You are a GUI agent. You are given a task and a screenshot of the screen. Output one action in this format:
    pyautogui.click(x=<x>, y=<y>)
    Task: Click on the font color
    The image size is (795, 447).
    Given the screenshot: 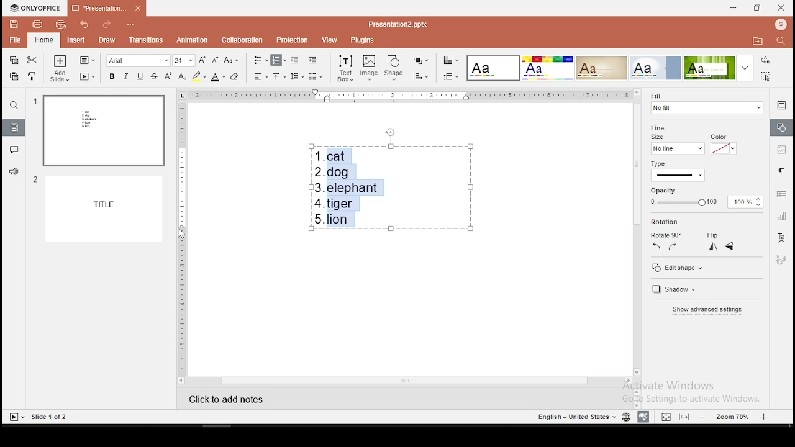 What is the action you would take?
    pyautogui.click(x=217, y=76)
    